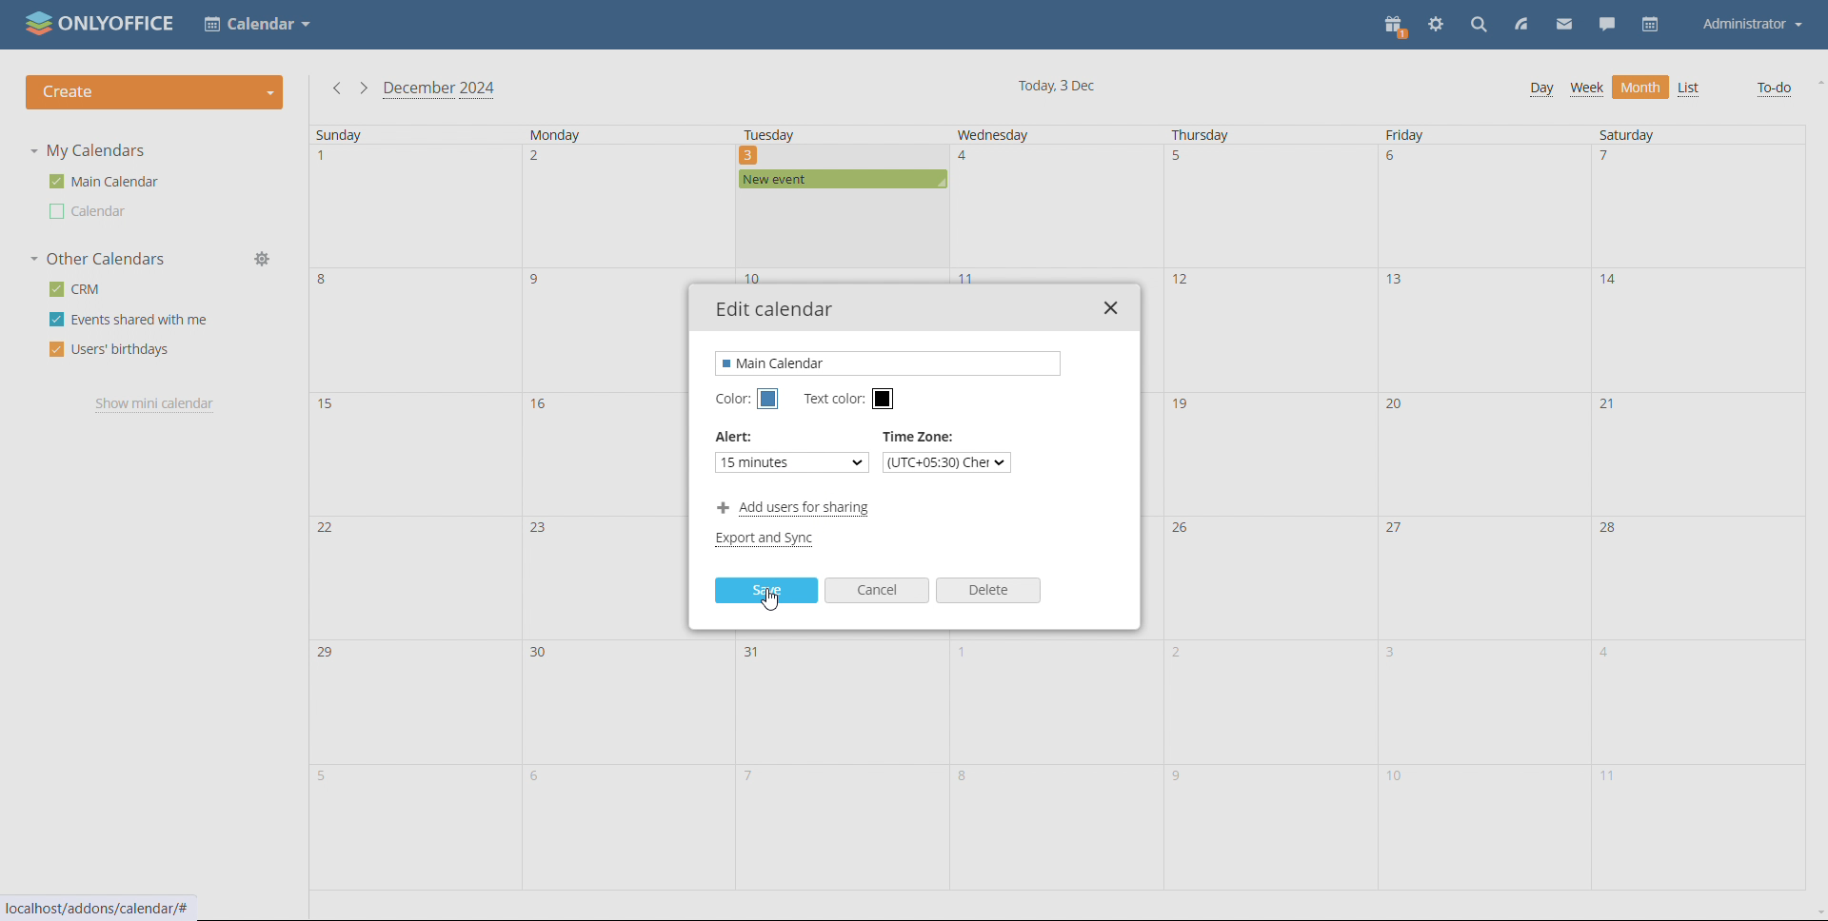 The width and height of the screenshot is (1828, 921). What do you see at coordinates (413, 830) in the screenshot?
I see `date` at bounding box center [413, 830].